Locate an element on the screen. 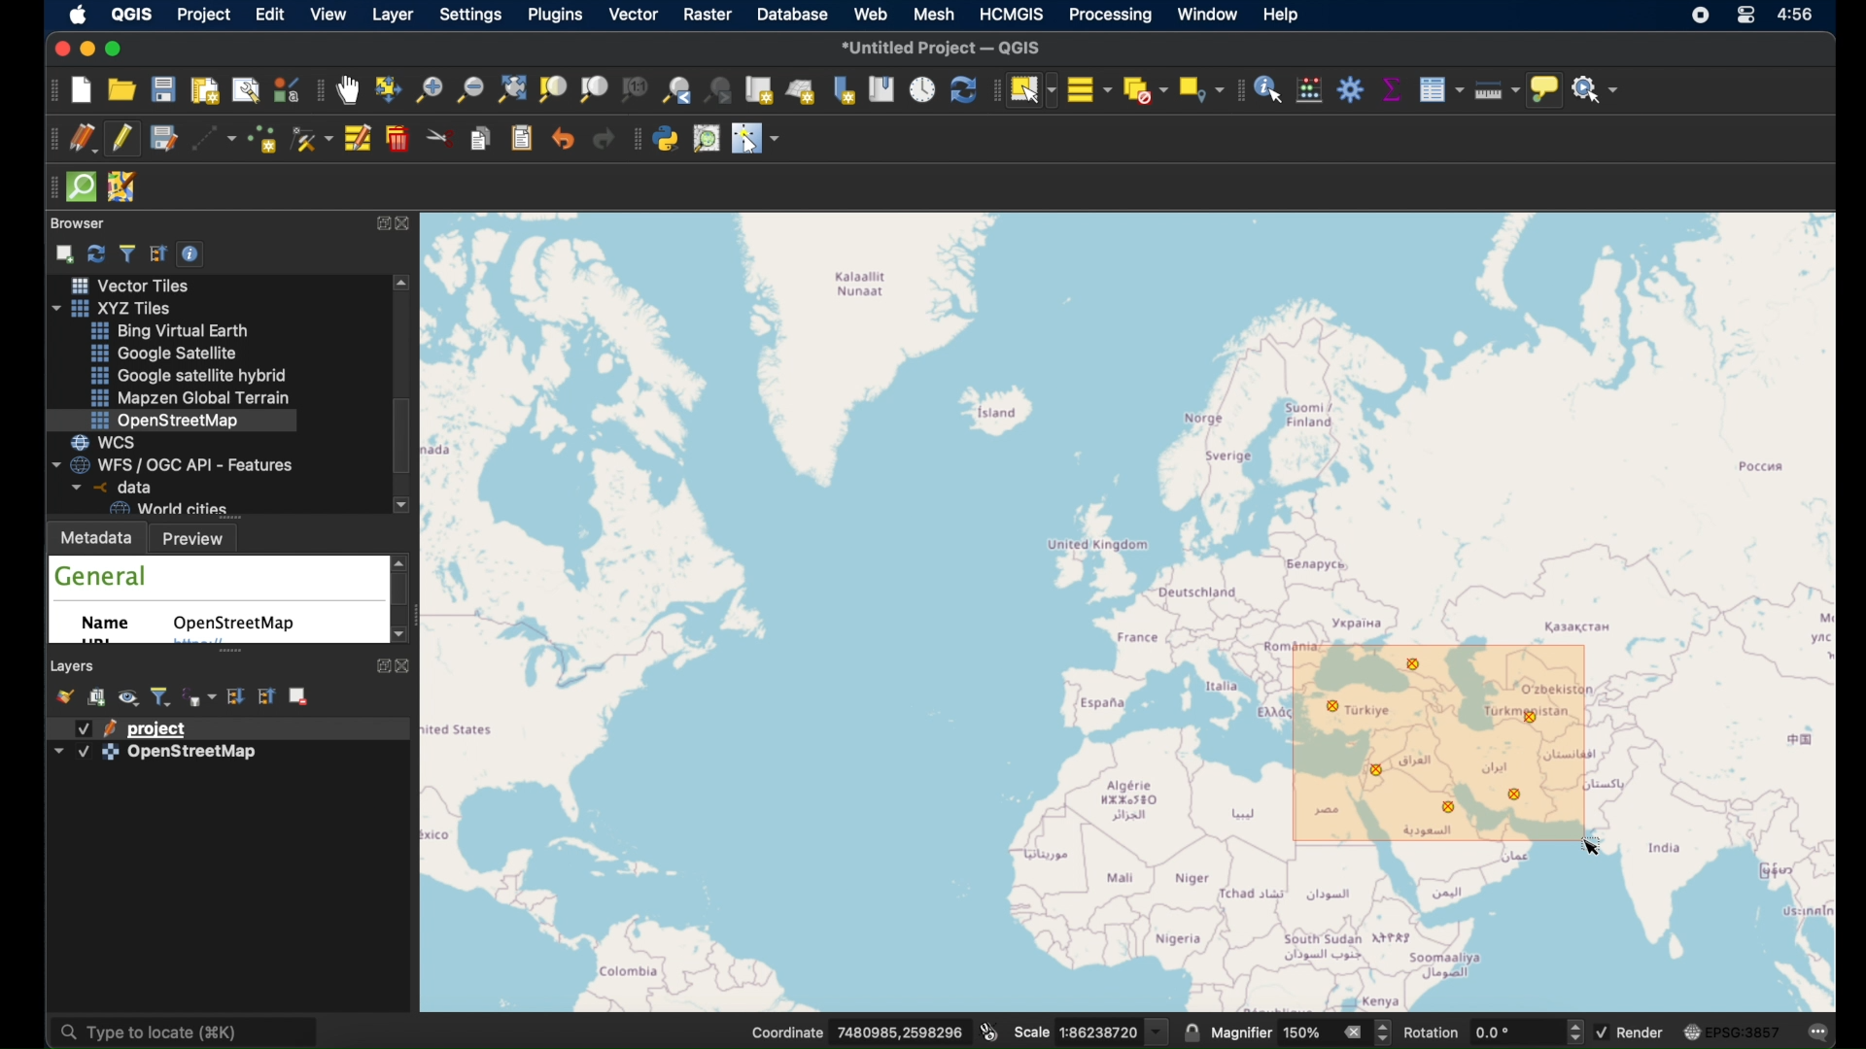  google satellite hybrid is located at coordinates (186, 375).